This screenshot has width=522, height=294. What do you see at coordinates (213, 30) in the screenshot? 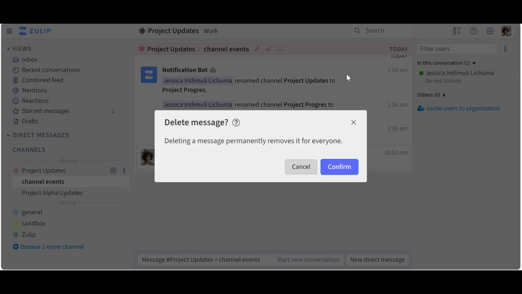
I see `Description` at bounding box center [213, 30].